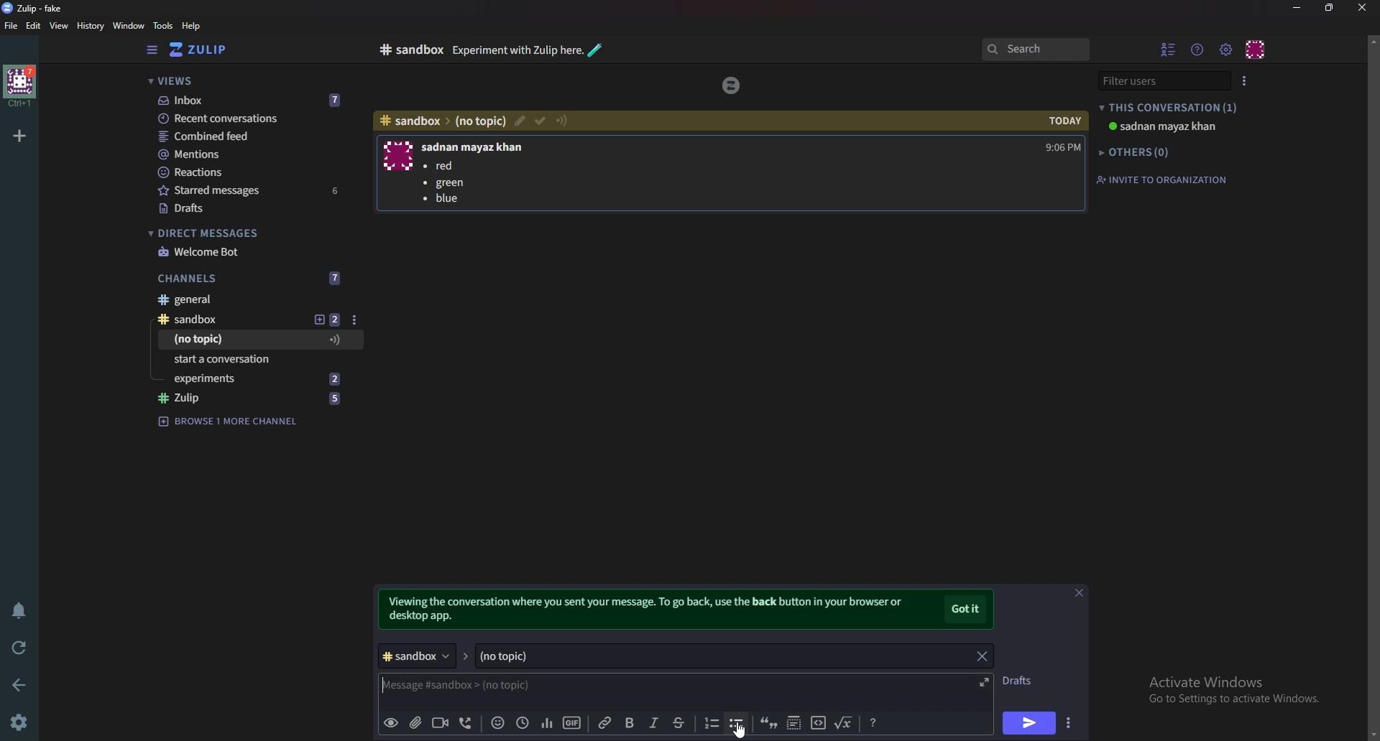 This screenshot has width=1380, height=741. Describe the element at coordinates (607, 723) in the screenshot. I see `link` at that location.